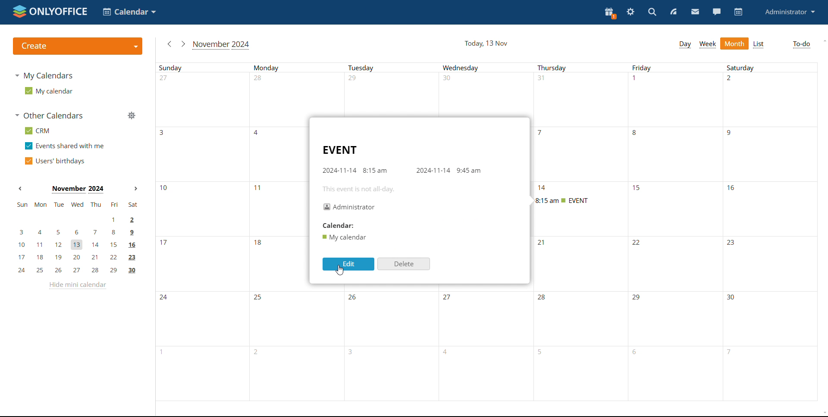 The image size is (828, 417). Describe the element at coordinates (708, 44) in the screenshot. I see `week view` at that location.